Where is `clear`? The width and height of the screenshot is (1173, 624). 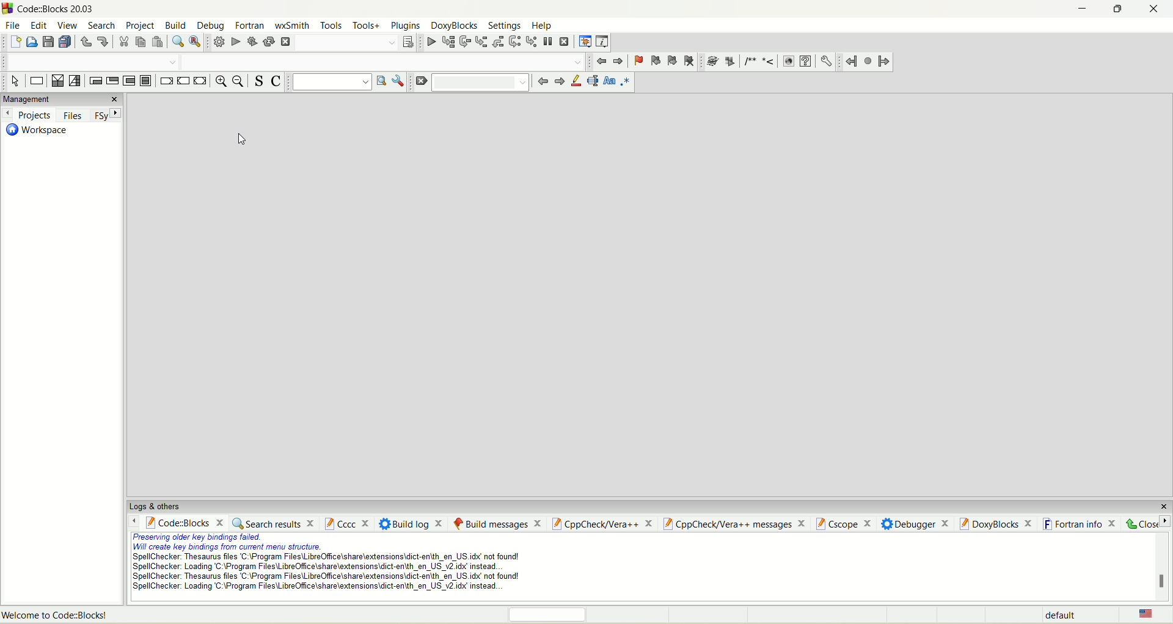 clear is located at coordinates (423, 84).